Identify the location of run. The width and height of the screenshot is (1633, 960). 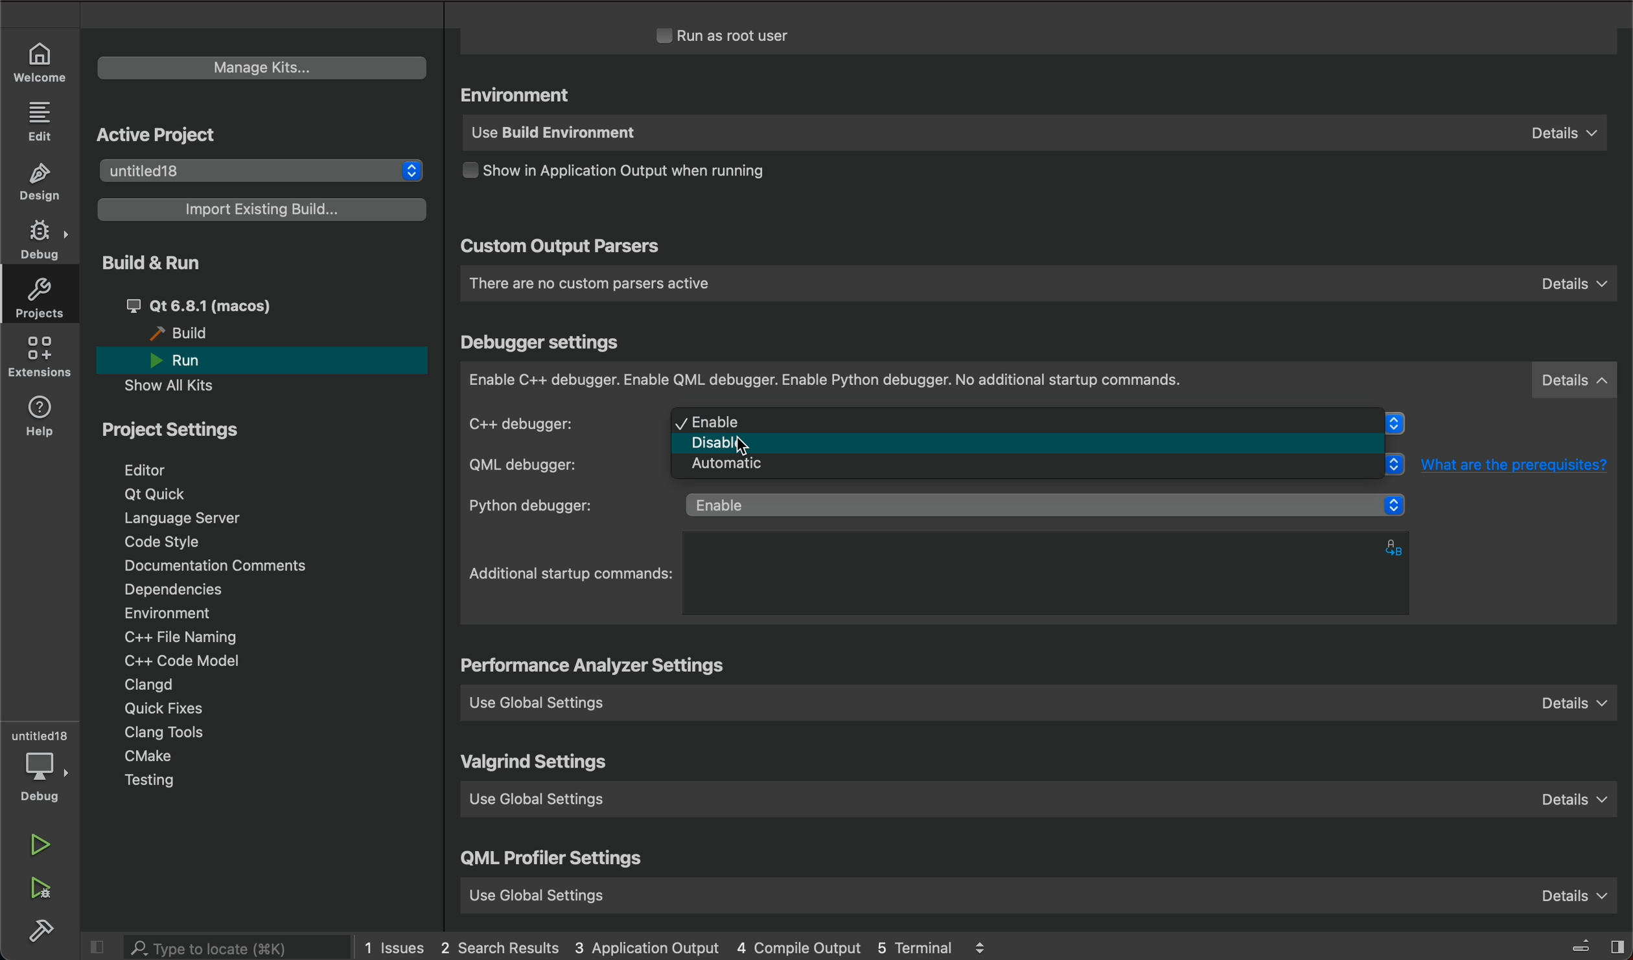
(40, 843).